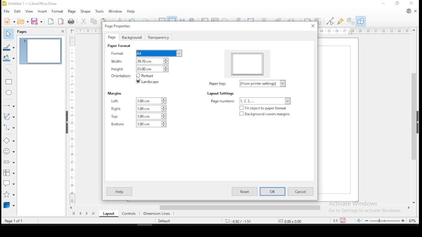 The width and height of the screenshot is (422, 237). I want to click on pages, so click(23, 32).